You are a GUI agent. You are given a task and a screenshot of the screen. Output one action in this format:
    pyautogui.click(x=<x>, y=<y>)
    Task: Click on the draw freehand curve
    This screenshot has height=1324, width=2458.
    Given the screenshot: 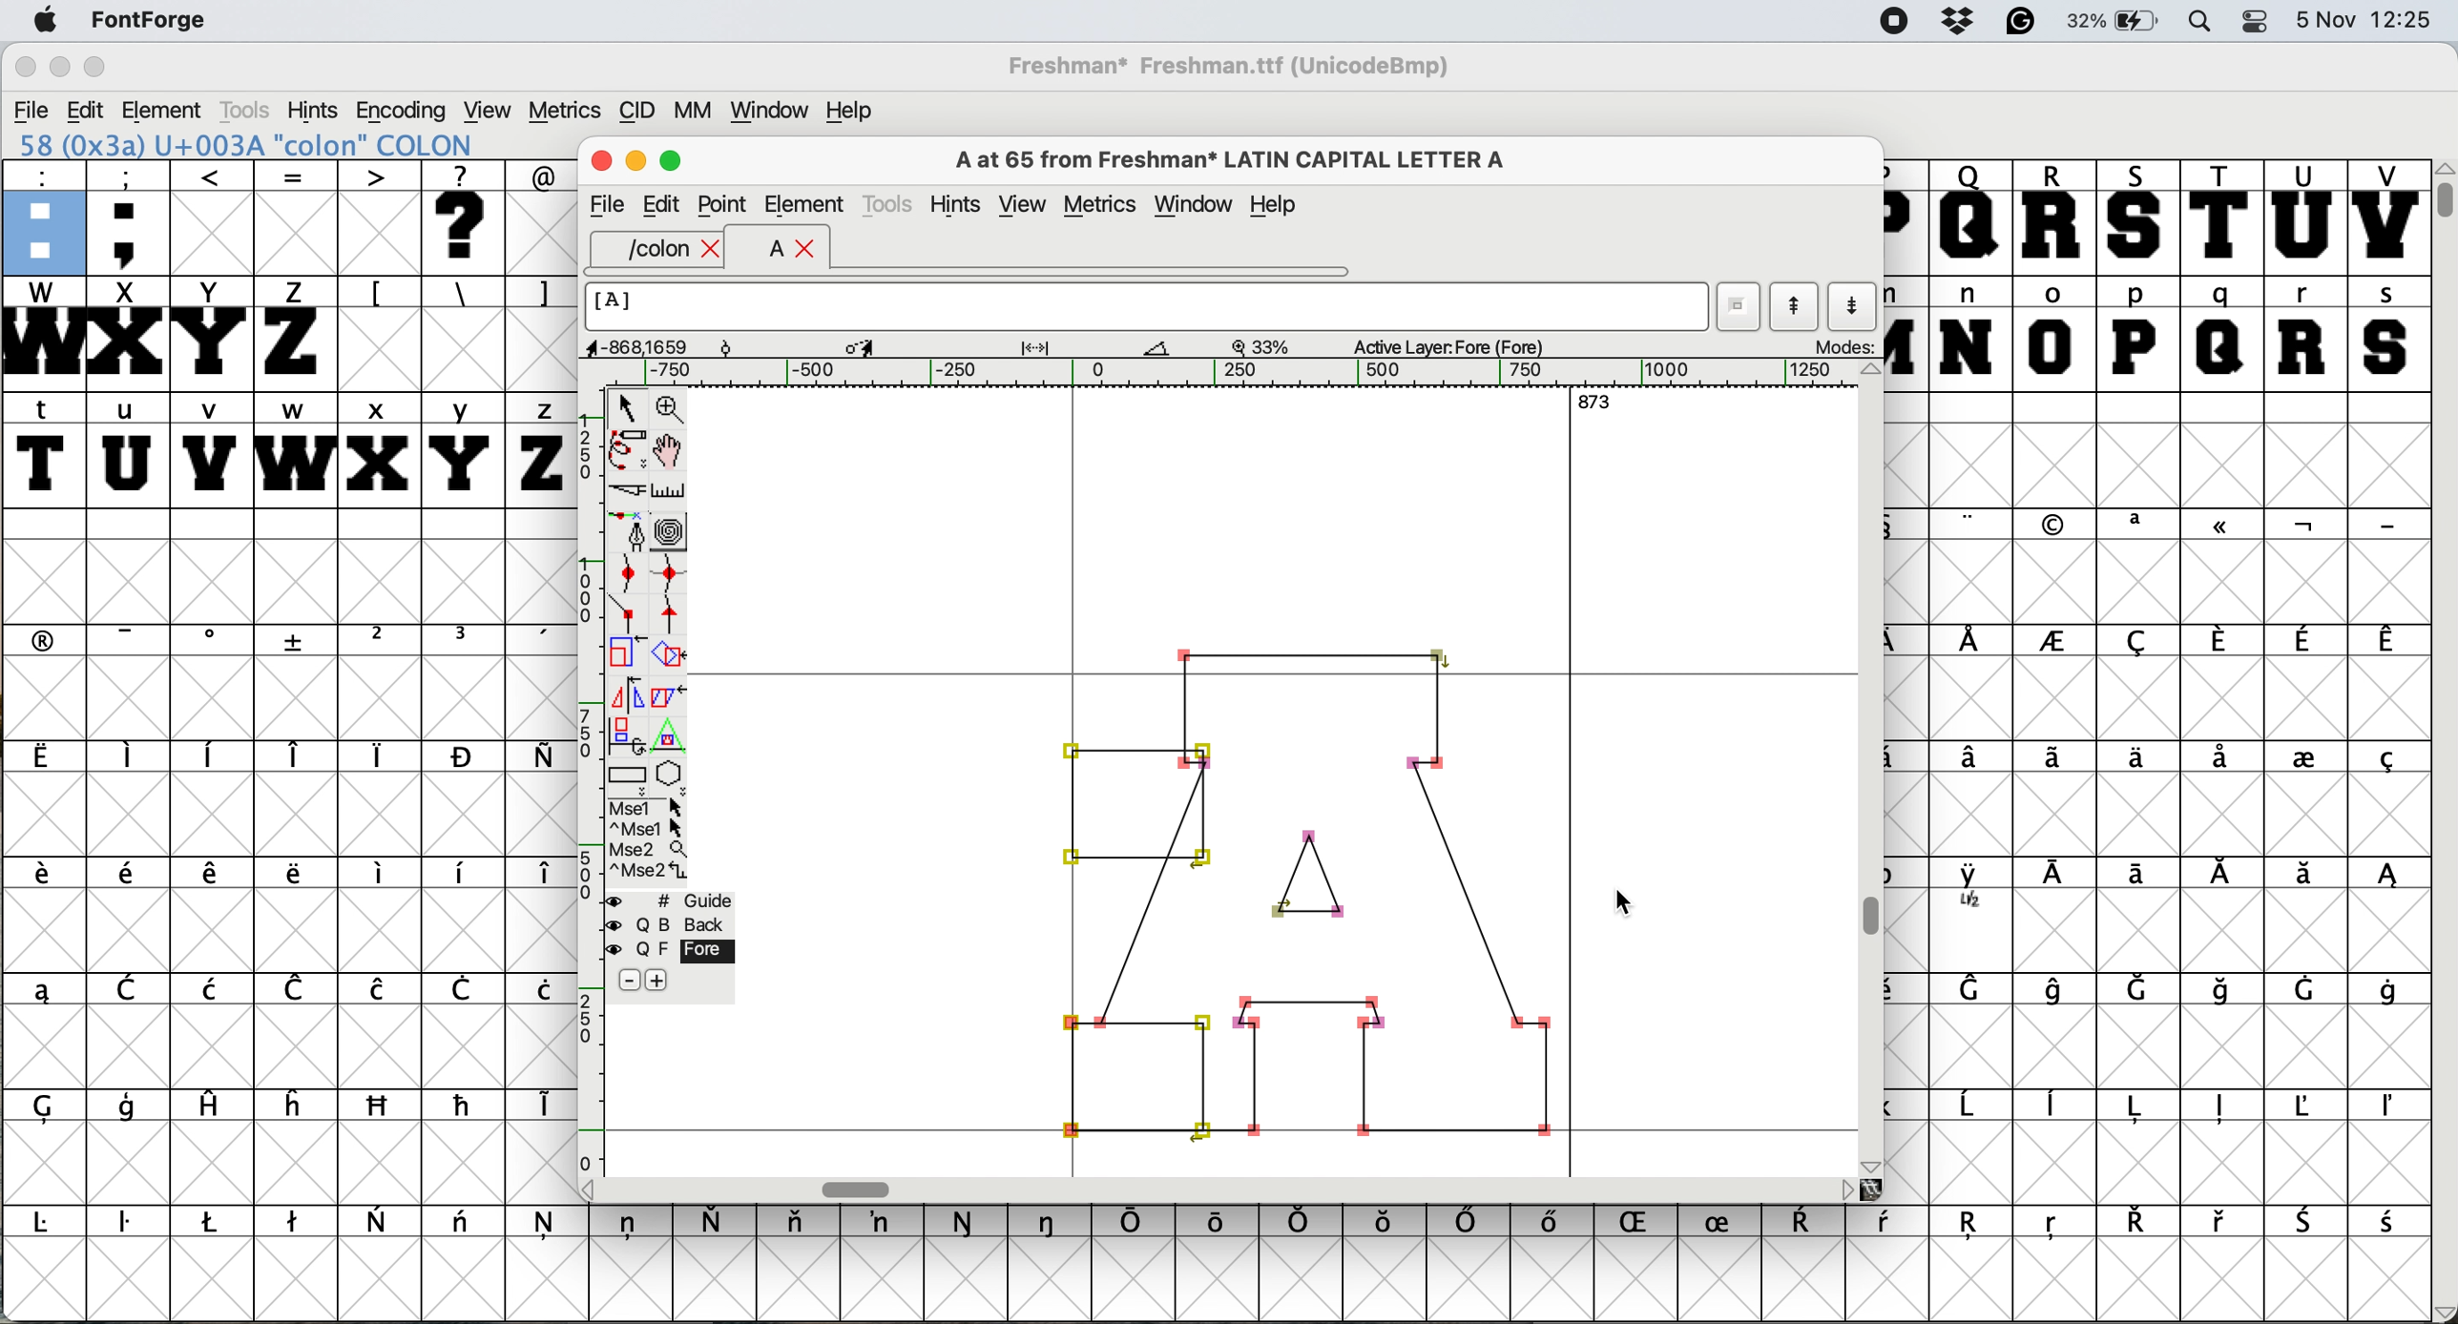 What is the action you would take?
    pyautogui.click(x=627, y=447)
    